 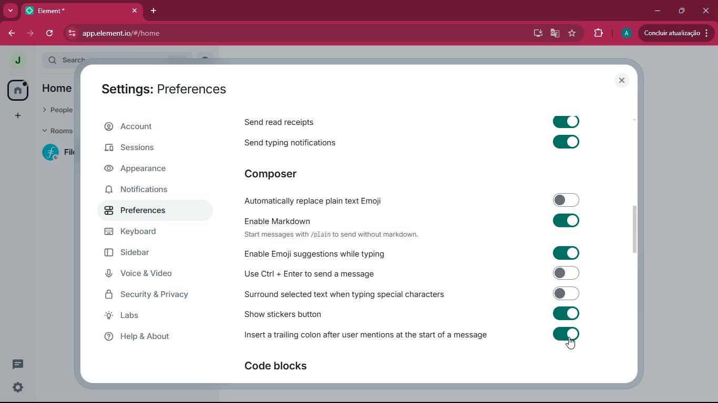 What do you see at coordinates (84, 10) in the screenshot?
I see `element` at bounding box center [84, 10].